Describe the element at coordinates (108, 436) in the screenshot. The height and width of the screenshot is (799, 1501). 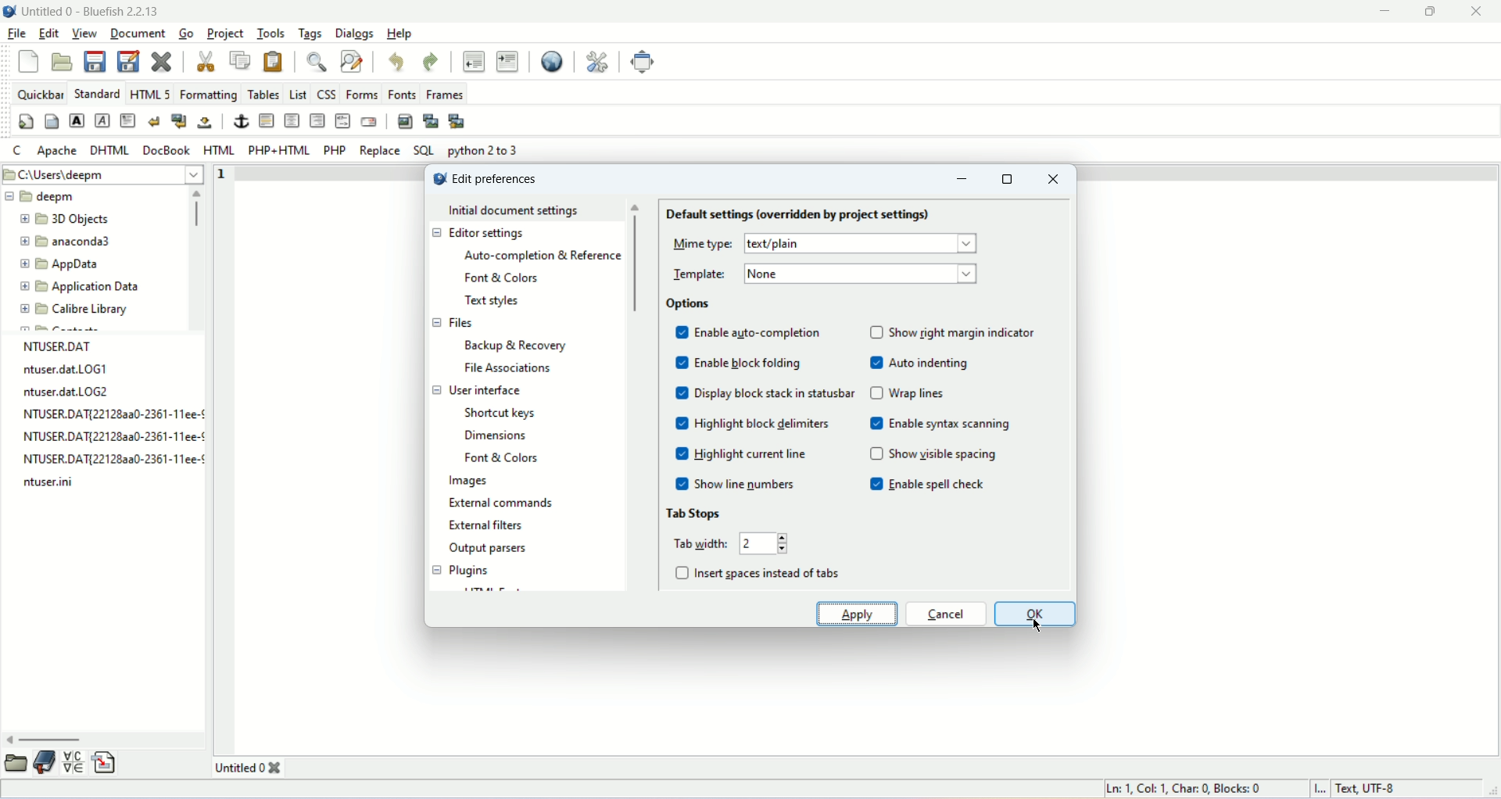
I see `NTUSER.DAT{22128aa0-2361-11ee-¢` at that location.